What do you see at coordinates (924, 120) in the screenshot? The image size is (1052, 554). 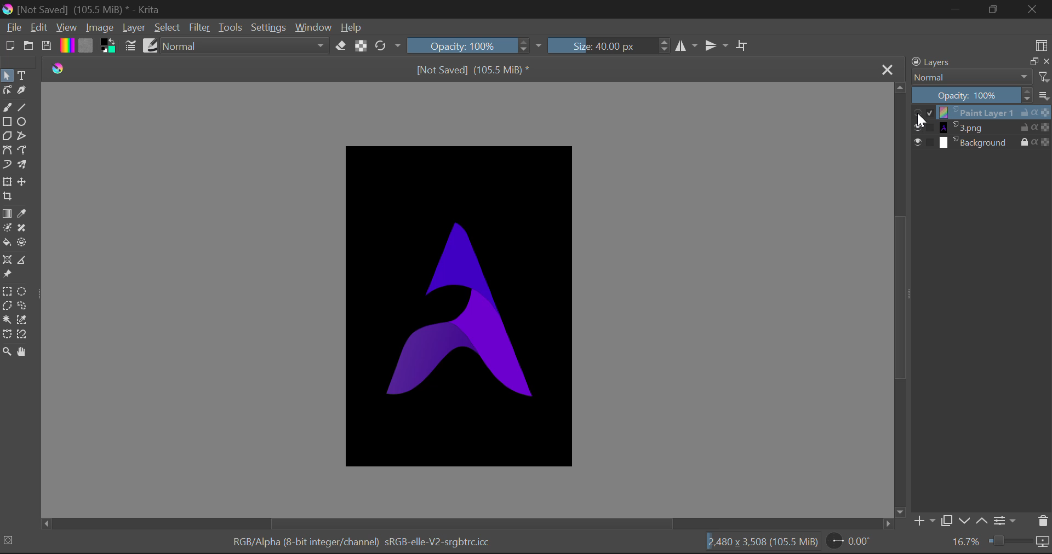 I see `cursor` at bounding box center [924, 120].